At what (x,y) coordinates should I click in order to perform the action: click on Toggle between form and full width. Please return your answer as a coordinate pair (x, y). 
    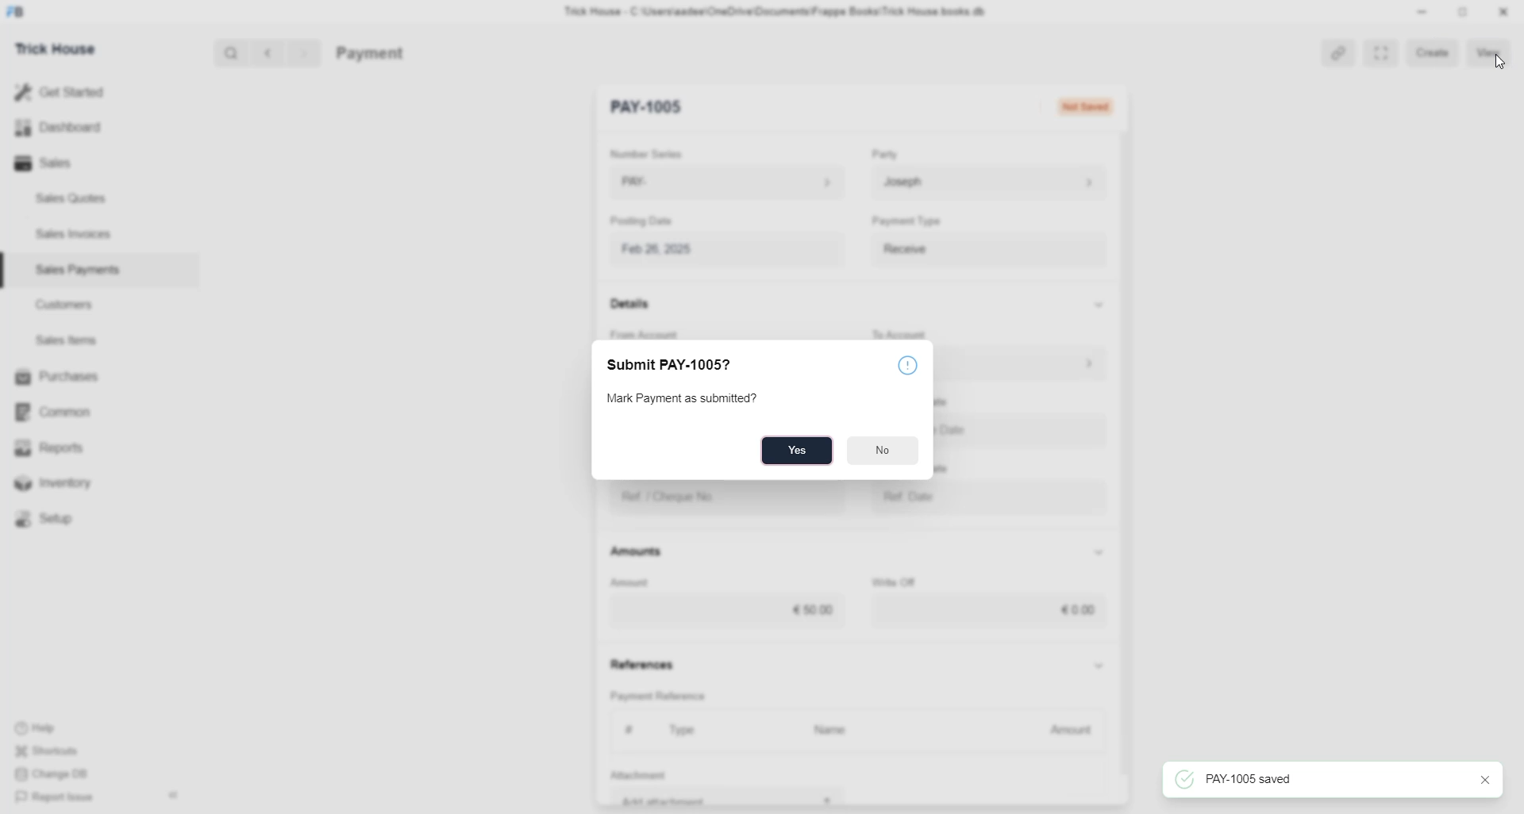
    Looking at the image, I should click on (1378, 52).